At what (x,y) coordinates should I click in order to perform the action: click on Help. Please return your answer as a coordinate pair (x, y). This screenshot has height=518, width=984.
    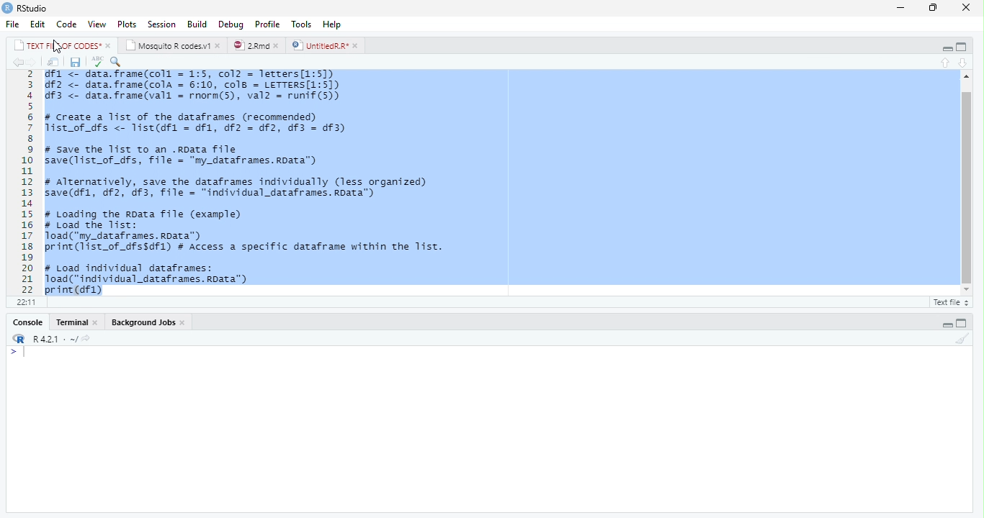
    Looking at the image, I should click on (333, 24).